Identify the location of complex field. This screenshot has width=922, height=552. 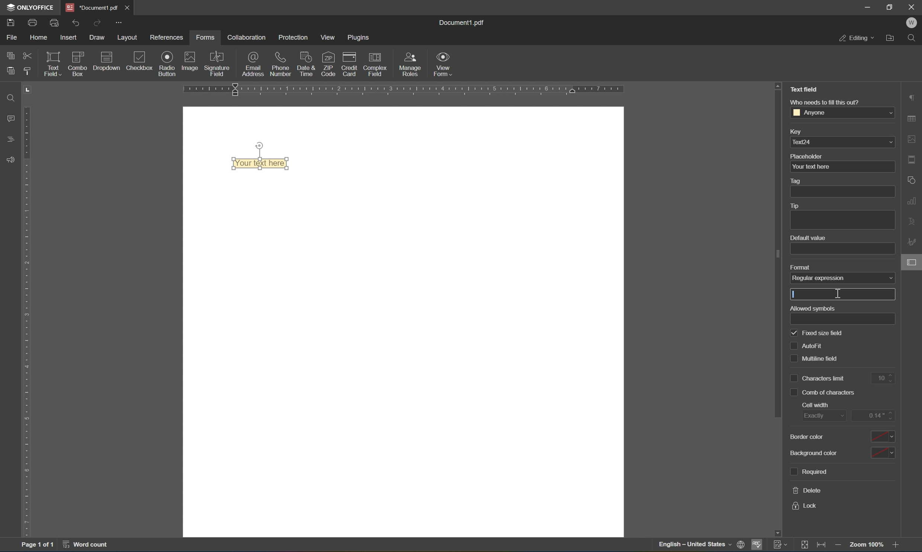
(374, 64).